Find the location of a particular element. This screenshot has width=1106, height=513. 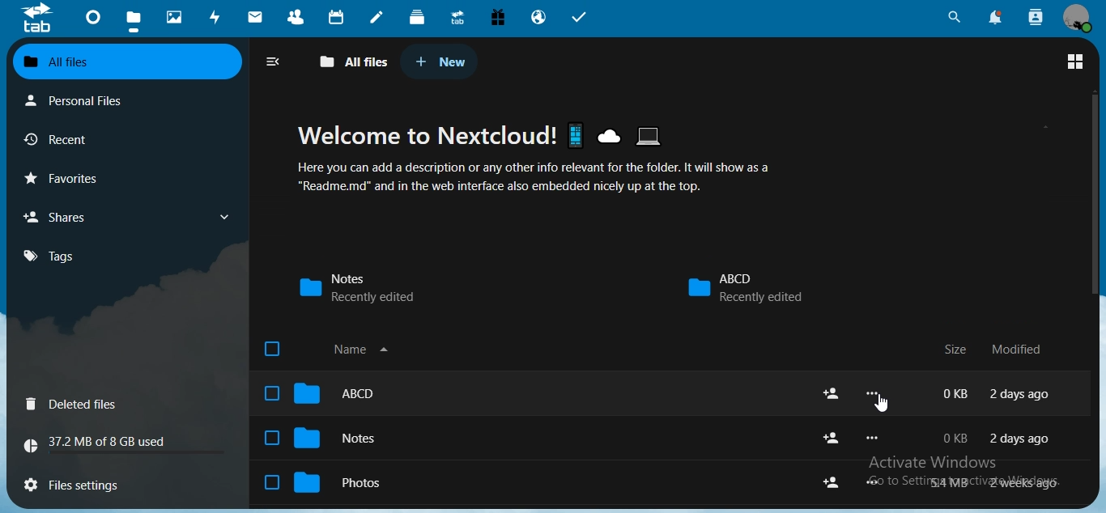

email hosting is located at coordinates (538, 18).